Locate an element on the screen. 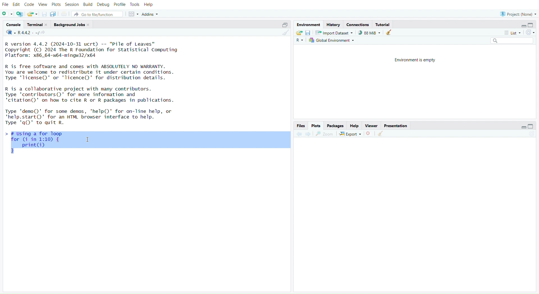 The image size is (539, 294). collapse is located at coordinates (533, 25).